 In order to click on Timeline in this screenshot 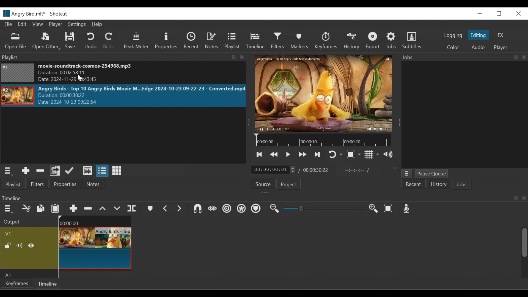, I will do `click(49, 283)`.